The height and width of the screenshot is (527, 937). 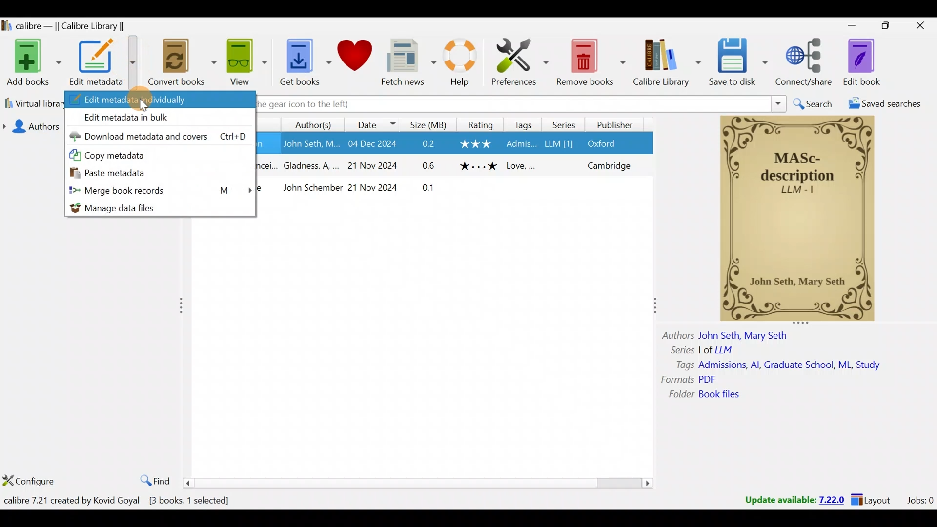 What do you see at coordinates (120, 501) in the screenshot?
I see `Books count` at bounding box center [120, 501].